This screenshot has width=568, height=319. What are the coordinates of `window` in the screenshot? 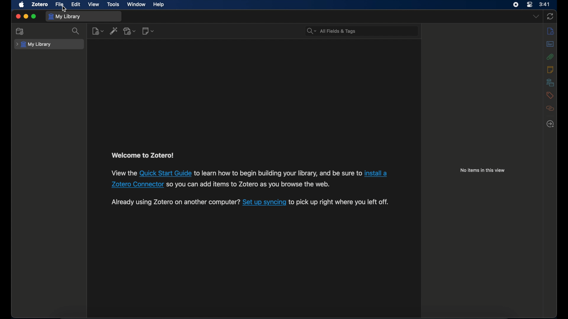 It's located at (137, 5).